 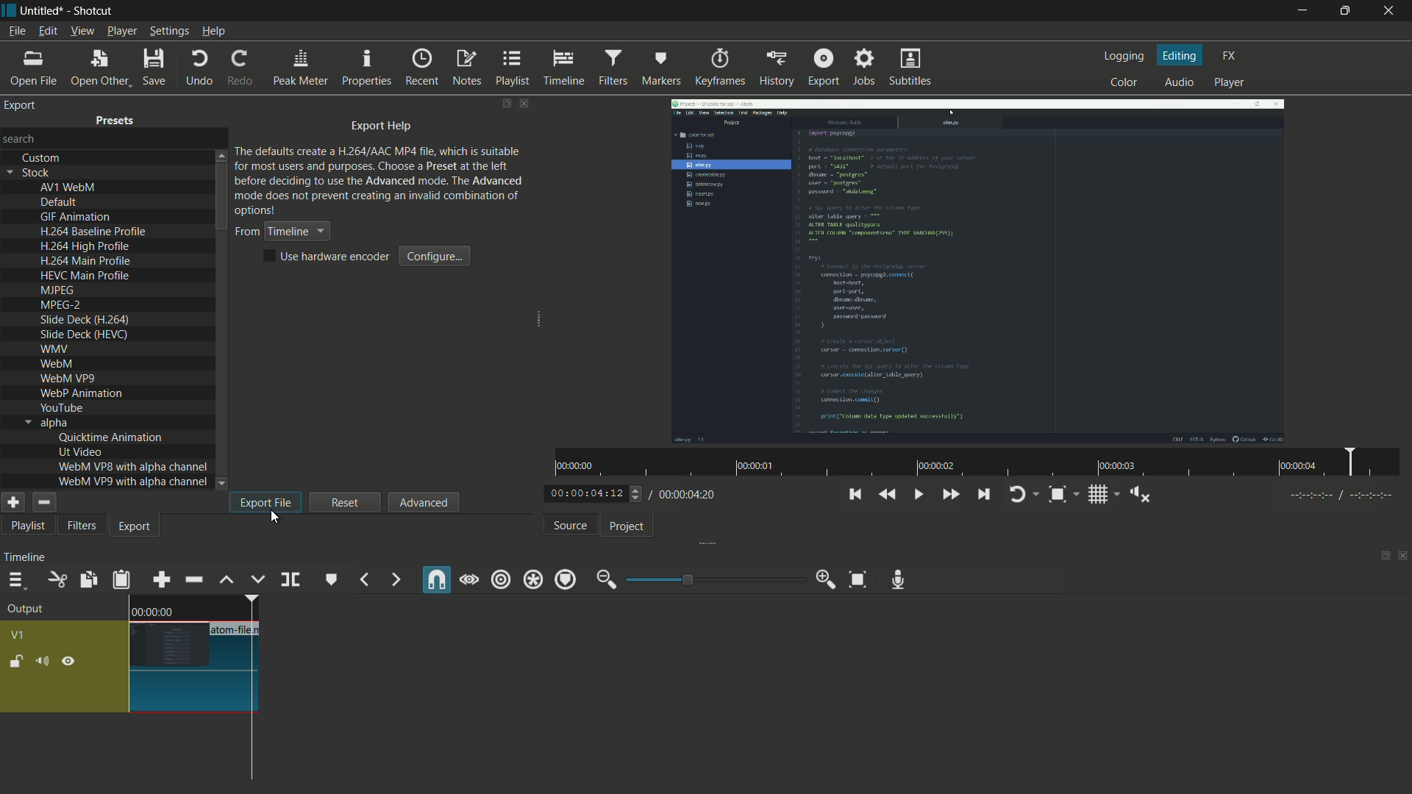 I want to click on settings menu, so click(x=169, y=31).